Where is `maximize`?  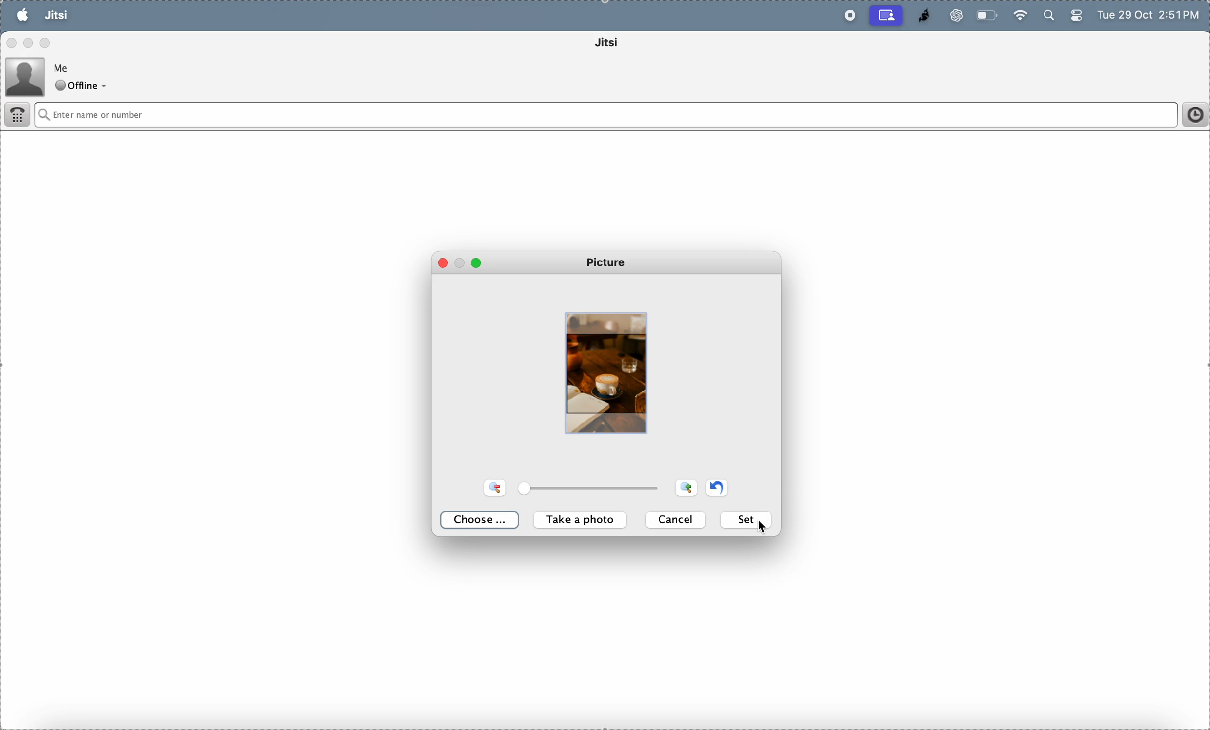
maximize is located at coordinates (477, 262).